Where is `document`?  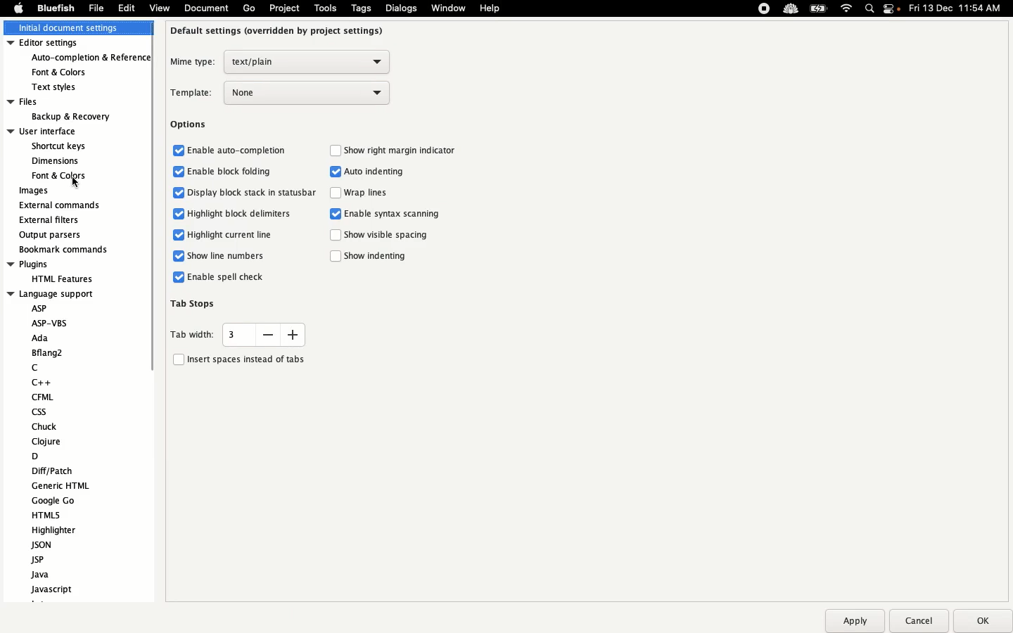
document is located at coordinates (205, 9).